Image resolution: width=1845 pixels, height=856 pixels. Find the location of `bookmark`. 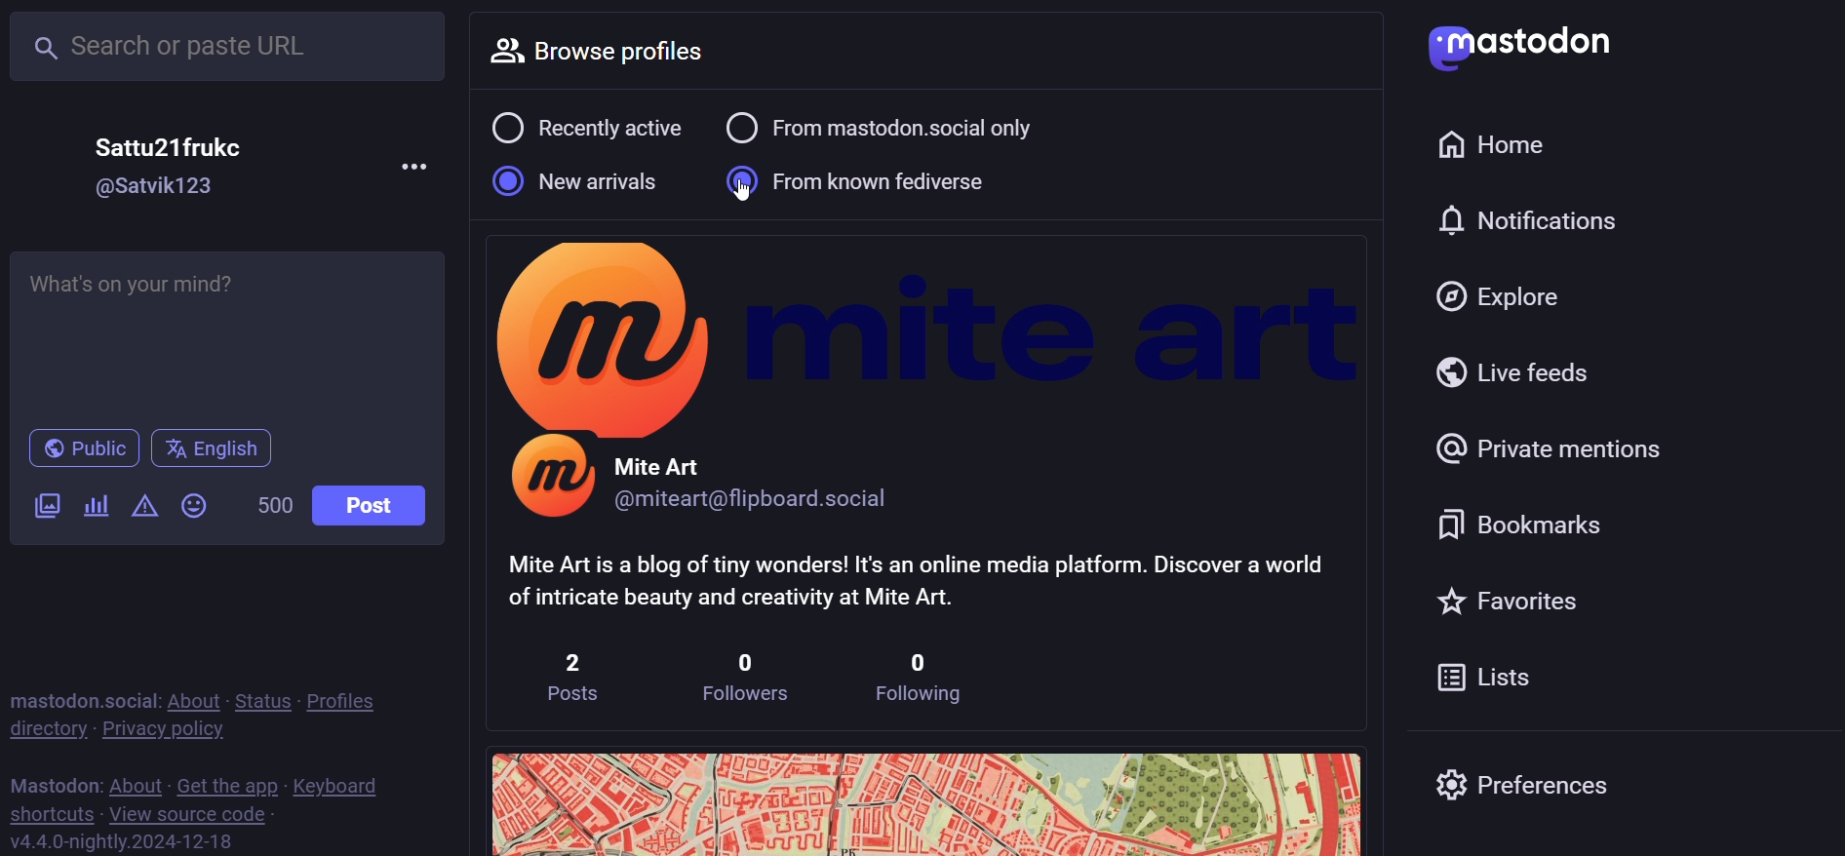

bookmark is located at coordinates (1518, 522).